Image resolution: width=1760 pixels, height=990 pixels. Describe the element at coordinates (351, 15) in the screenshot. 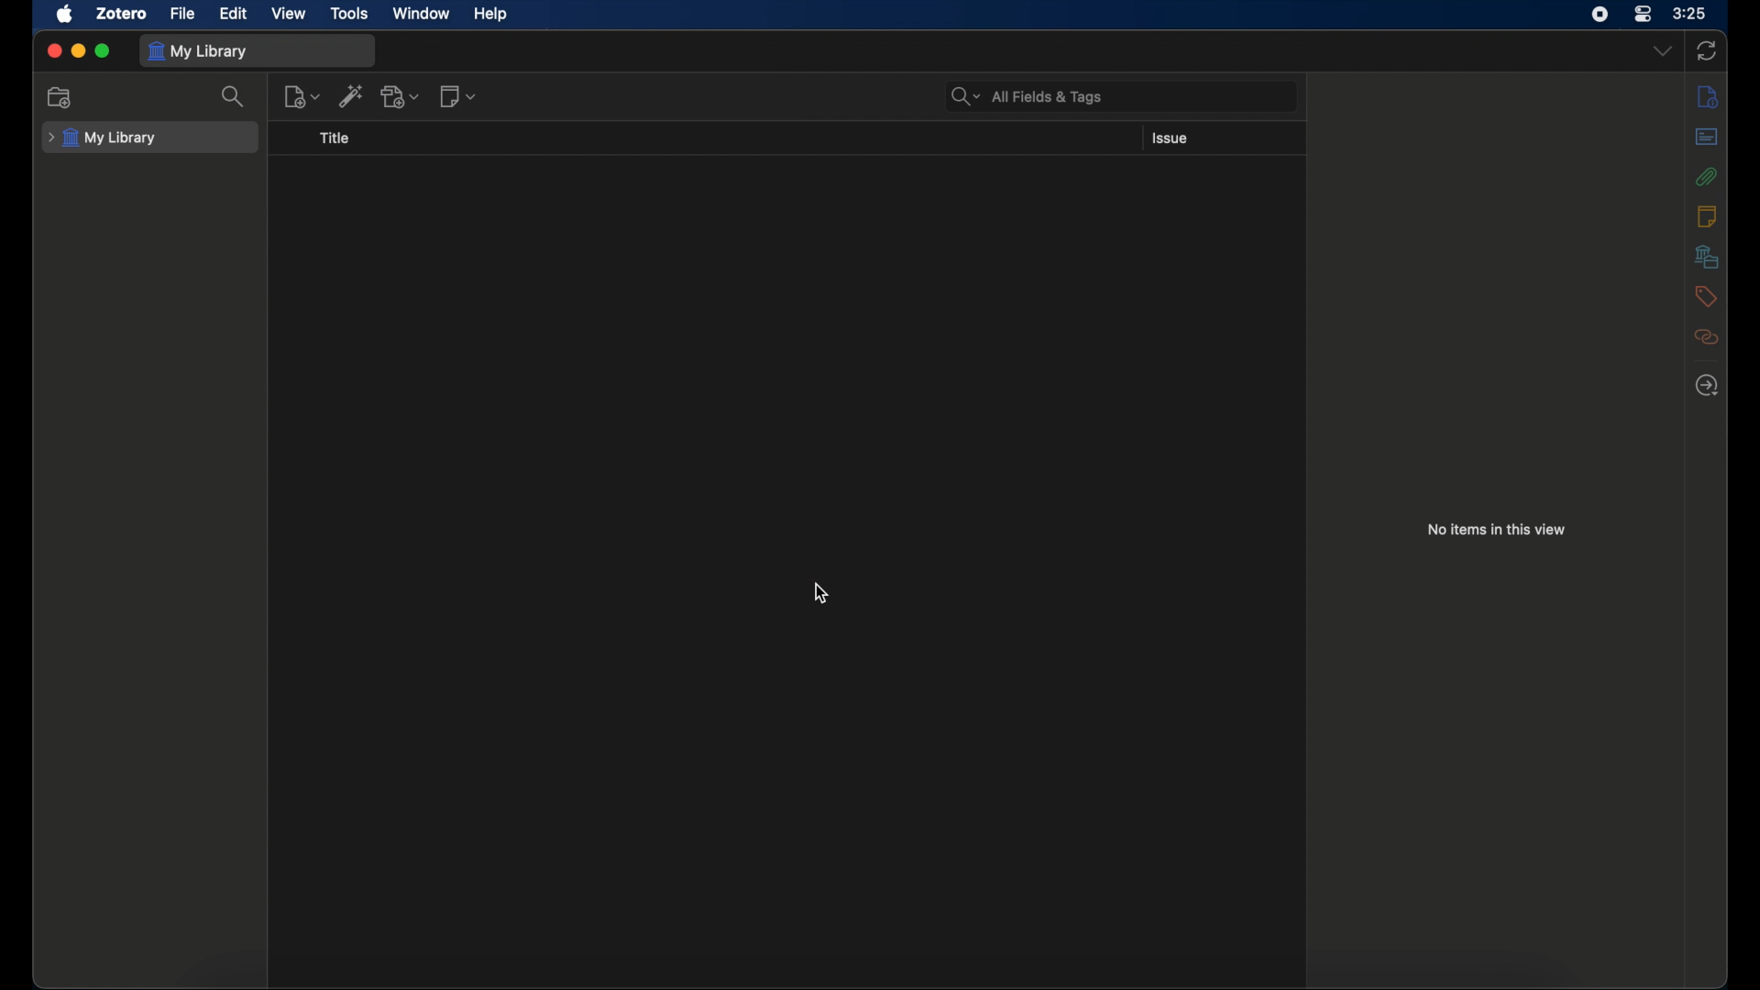

I see `tools` at that location.